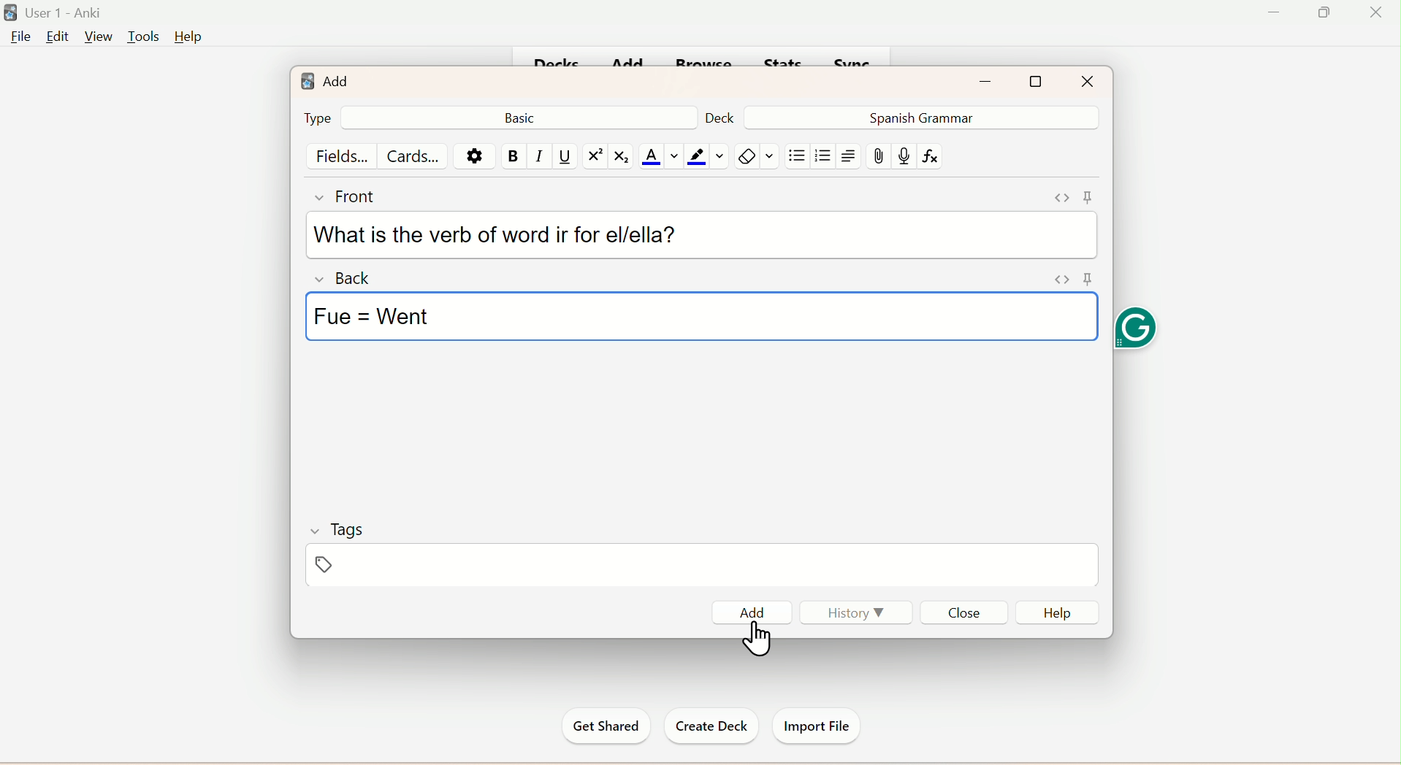 The width and height of the screenshot is (1401, 765). I want to click on Import File, so click(815, 724).